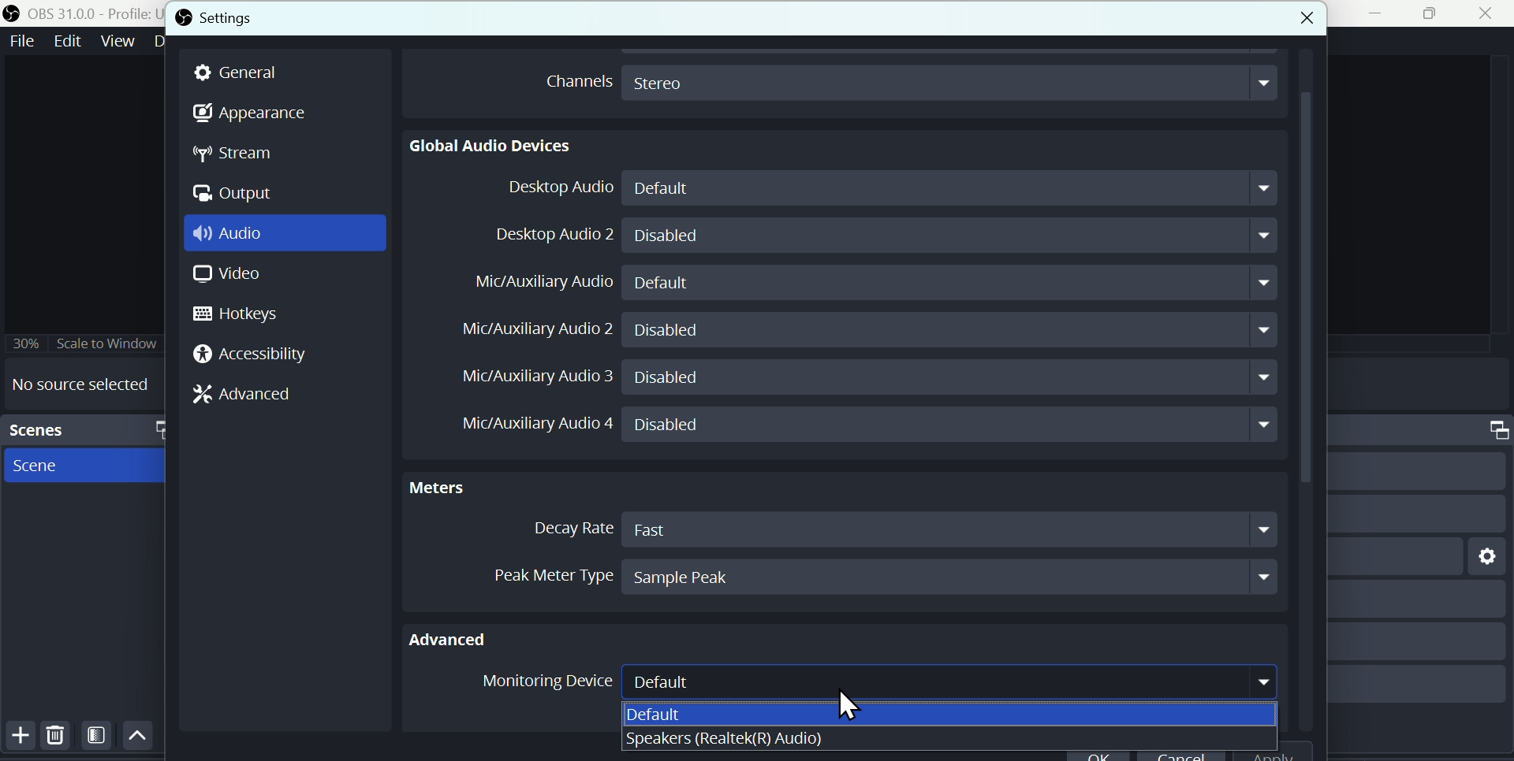 The width and height of the screenshot is (1514, 761). Describe the element at coordinates (957, 188) in the screenshot. I see `Default` at that location.